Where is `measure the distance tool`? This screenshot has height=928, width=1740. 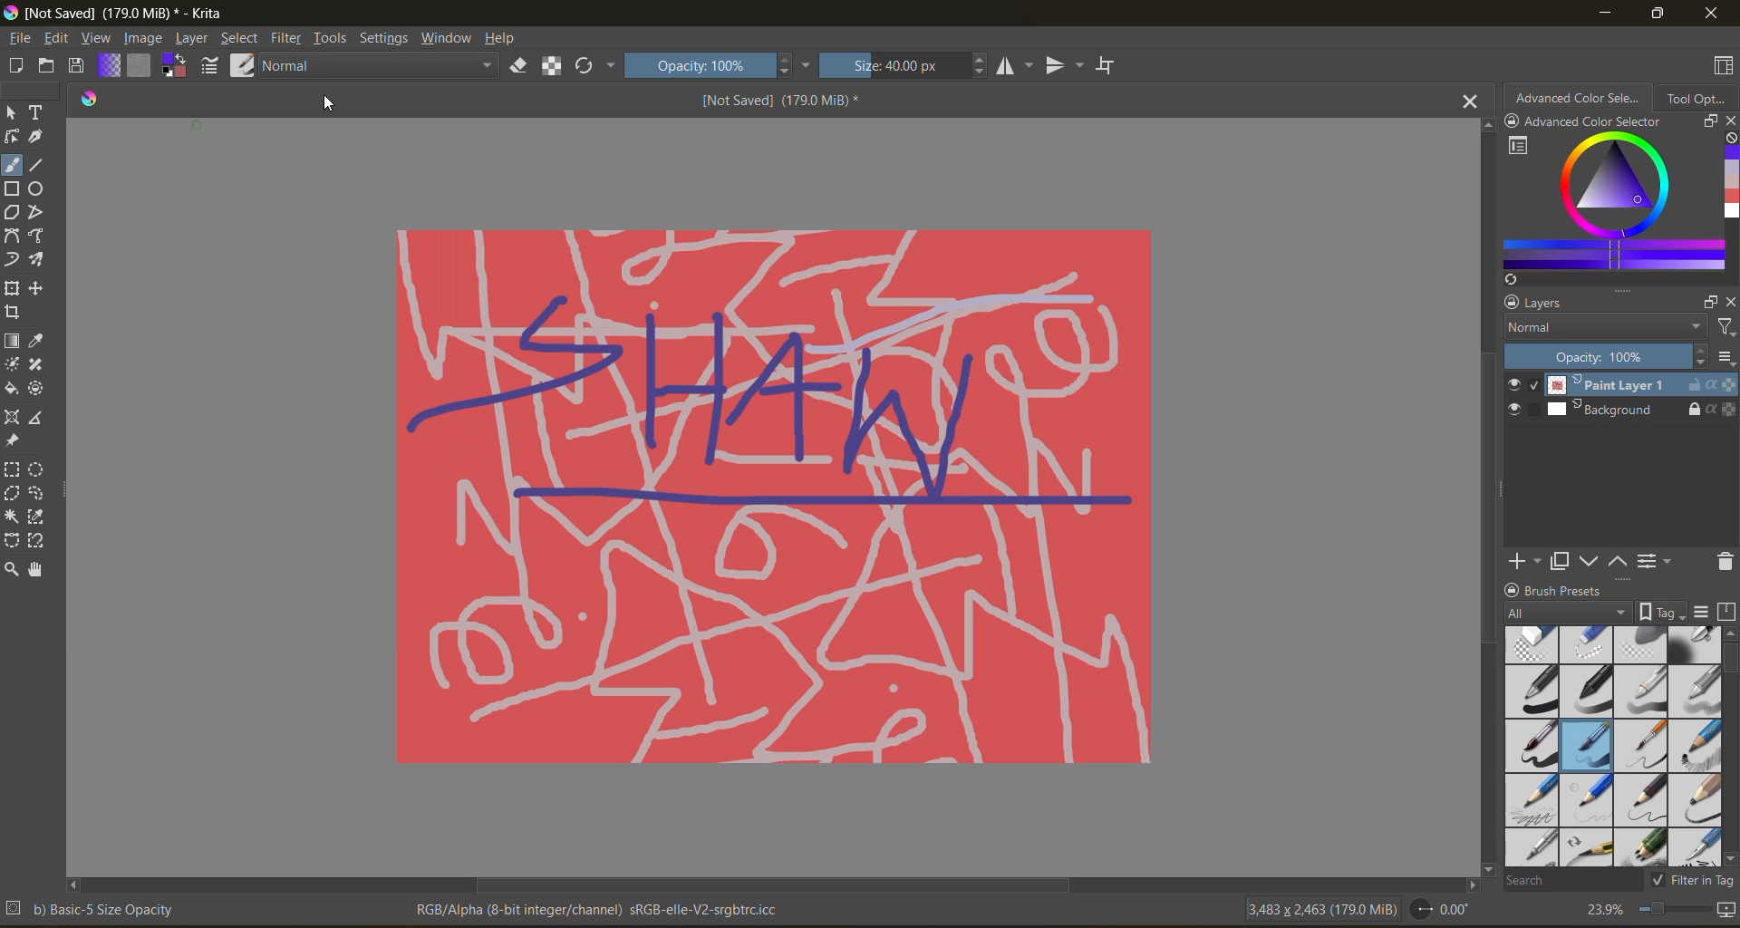 measure the distance tool is located at coordinates (42, 417).